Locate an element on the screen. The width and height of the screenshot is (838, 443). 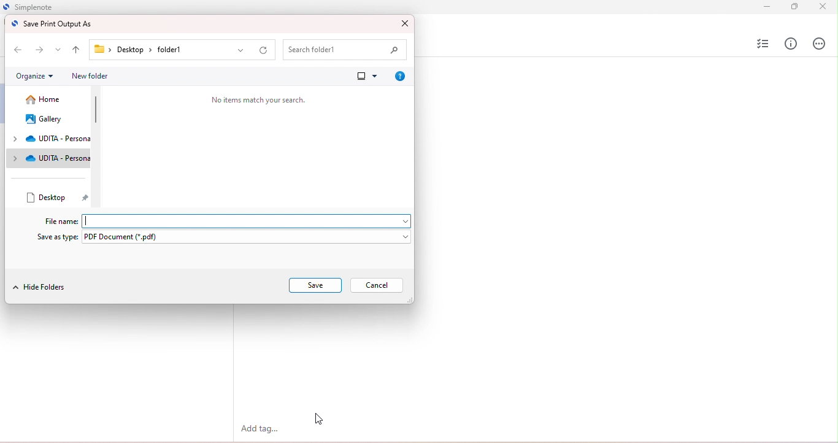
vertical scroll bar is located at coordinates (96, 112).